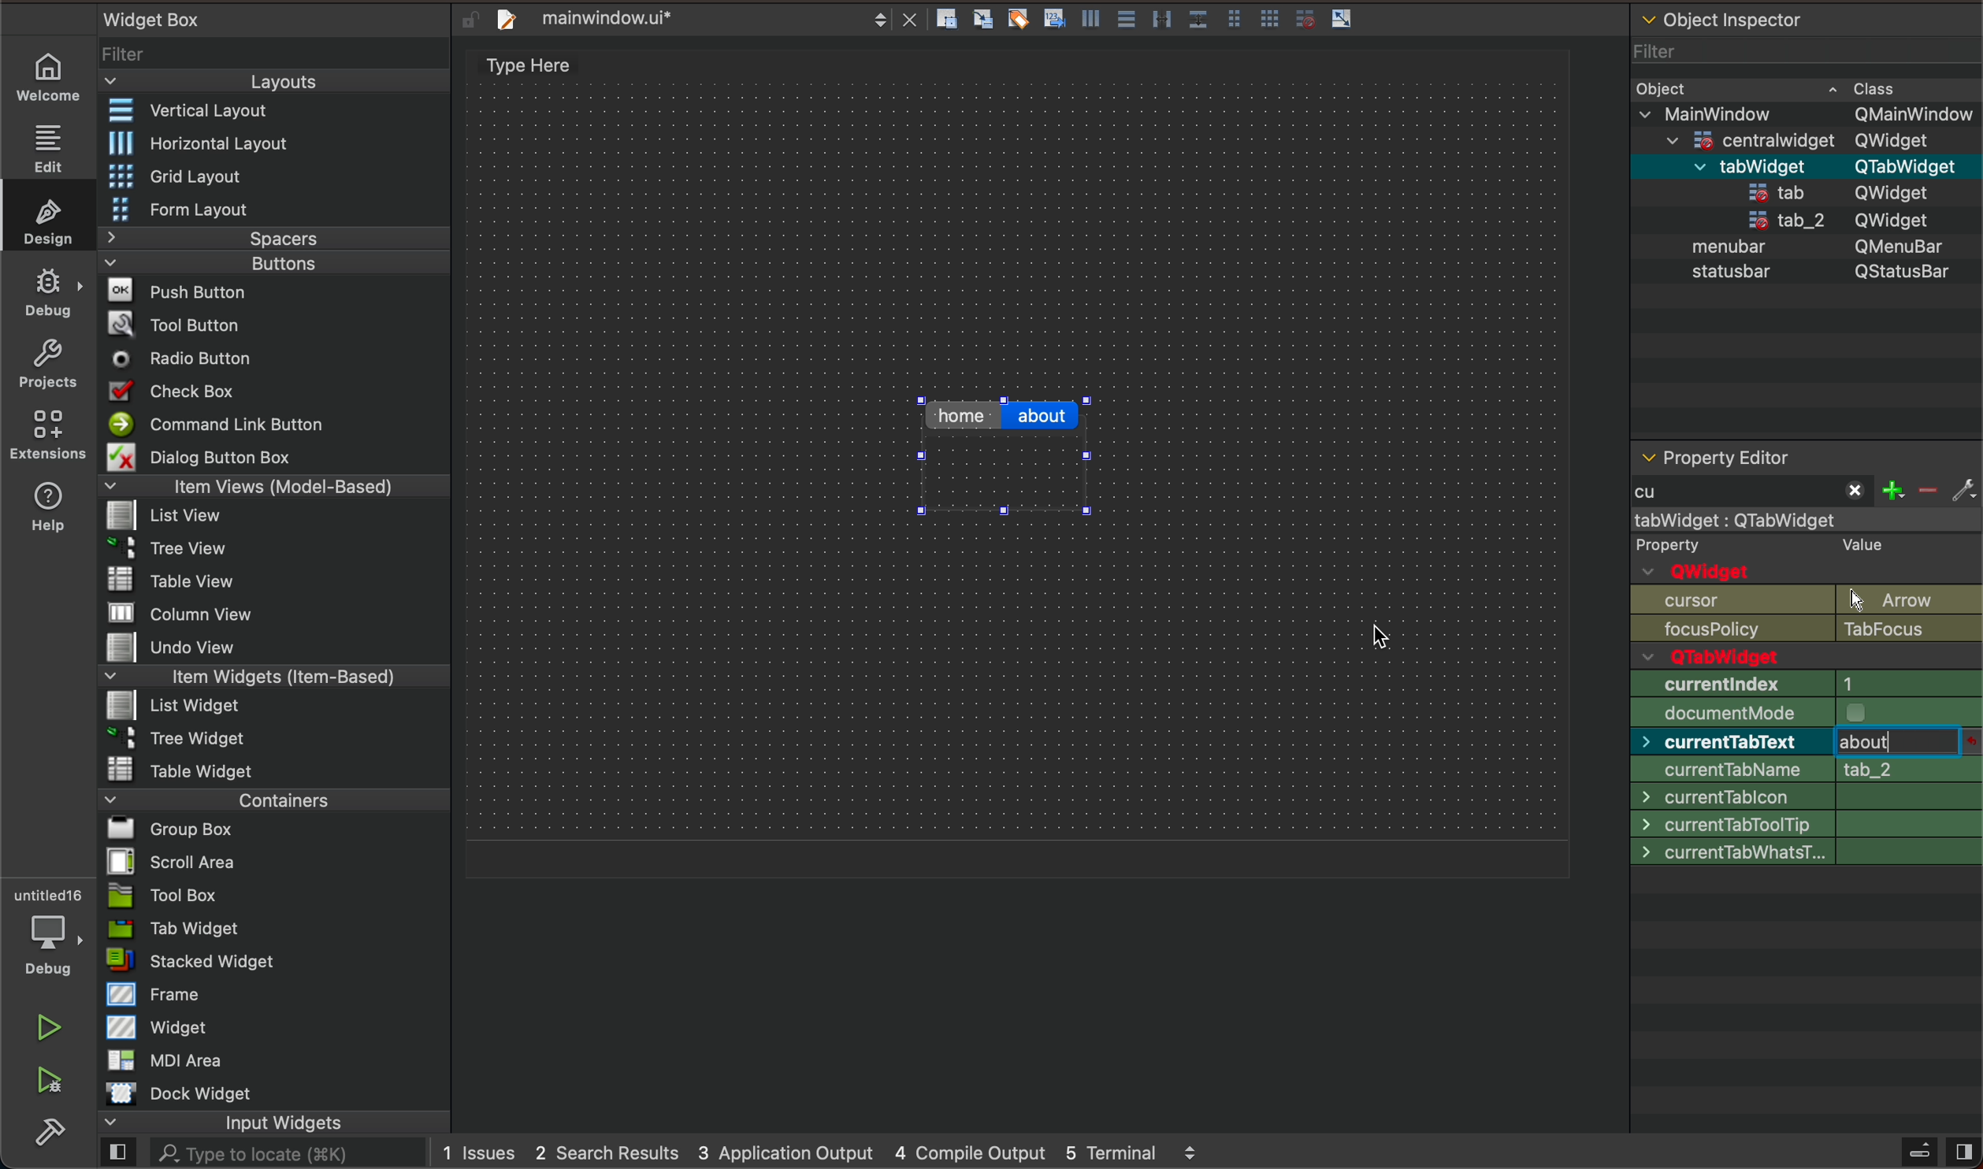  Describe the element at coordinates (275, 81) in the screenshot. I see `Layouts` at that location.